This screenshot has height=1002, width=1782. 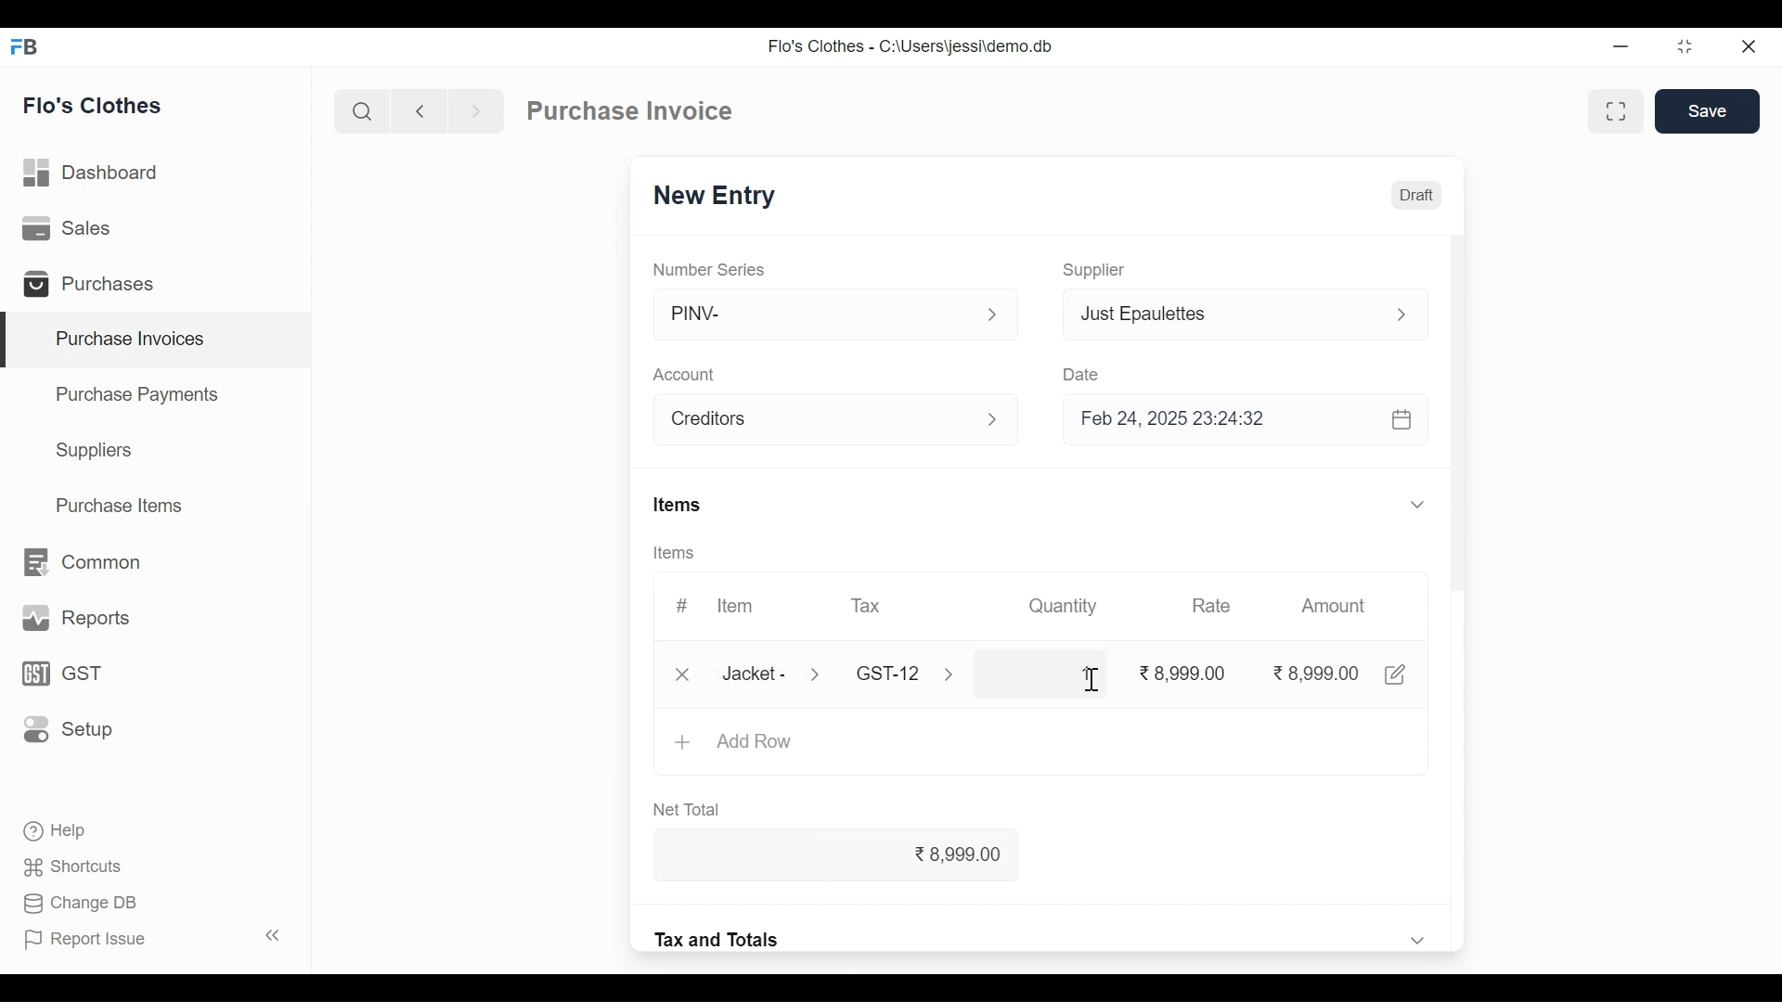 I want to click on Help, so click(x=61, y=831).